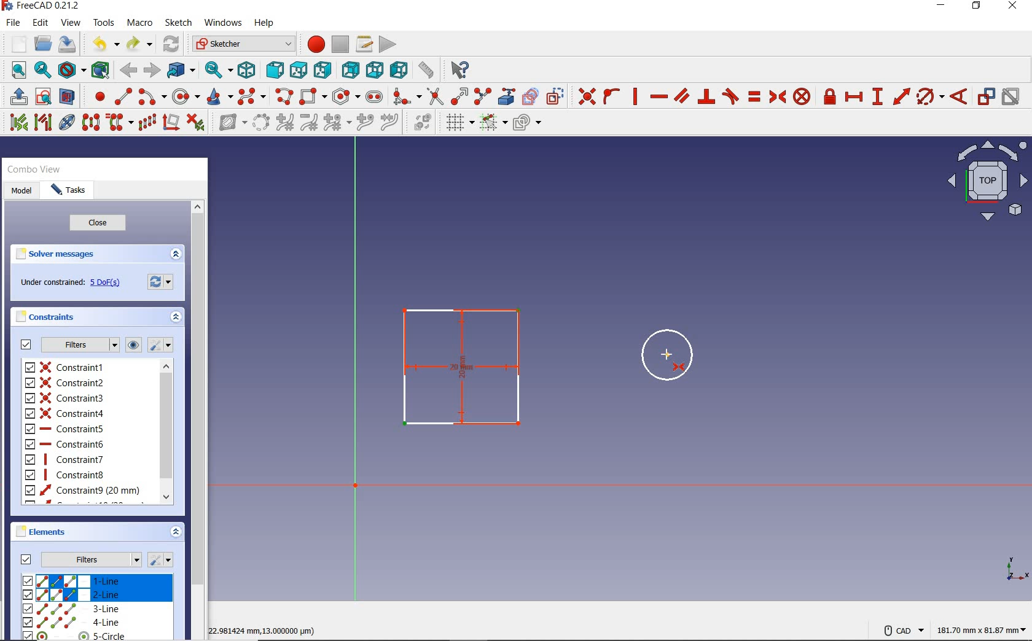 The height and width of the screenshot is (641, 1032). Describe the element at coordinates (70, 69) in the screenshot. I see `draw style` at that location.